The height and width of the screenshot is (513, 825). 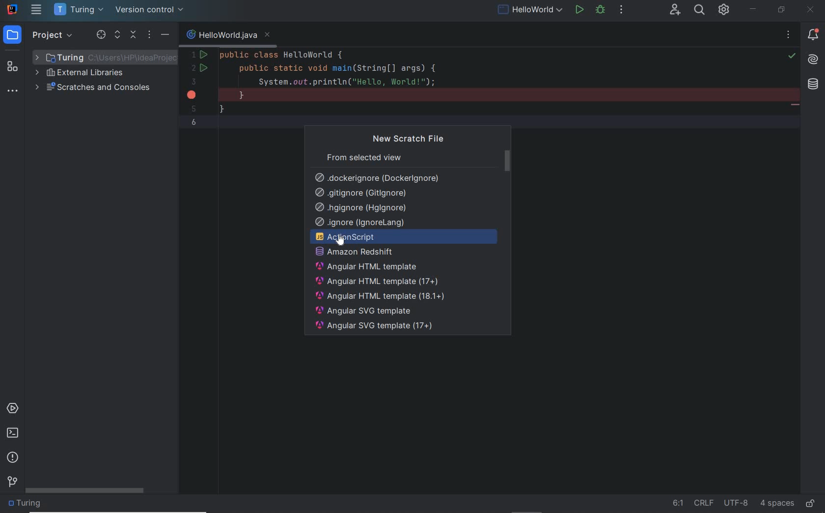 I want to click on more options, so click(x=788, y=36).